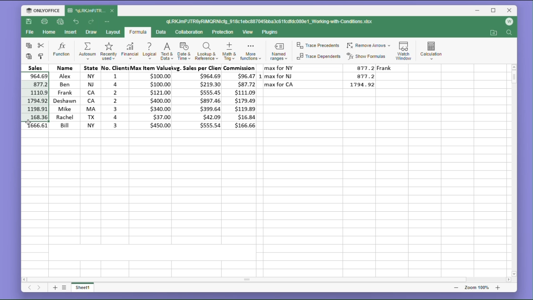 Image resolution: width=533 pixels, height=300 pixels. Describe the element at coordinates (270, 32) in the screenshot. I see `plugins` at that location.